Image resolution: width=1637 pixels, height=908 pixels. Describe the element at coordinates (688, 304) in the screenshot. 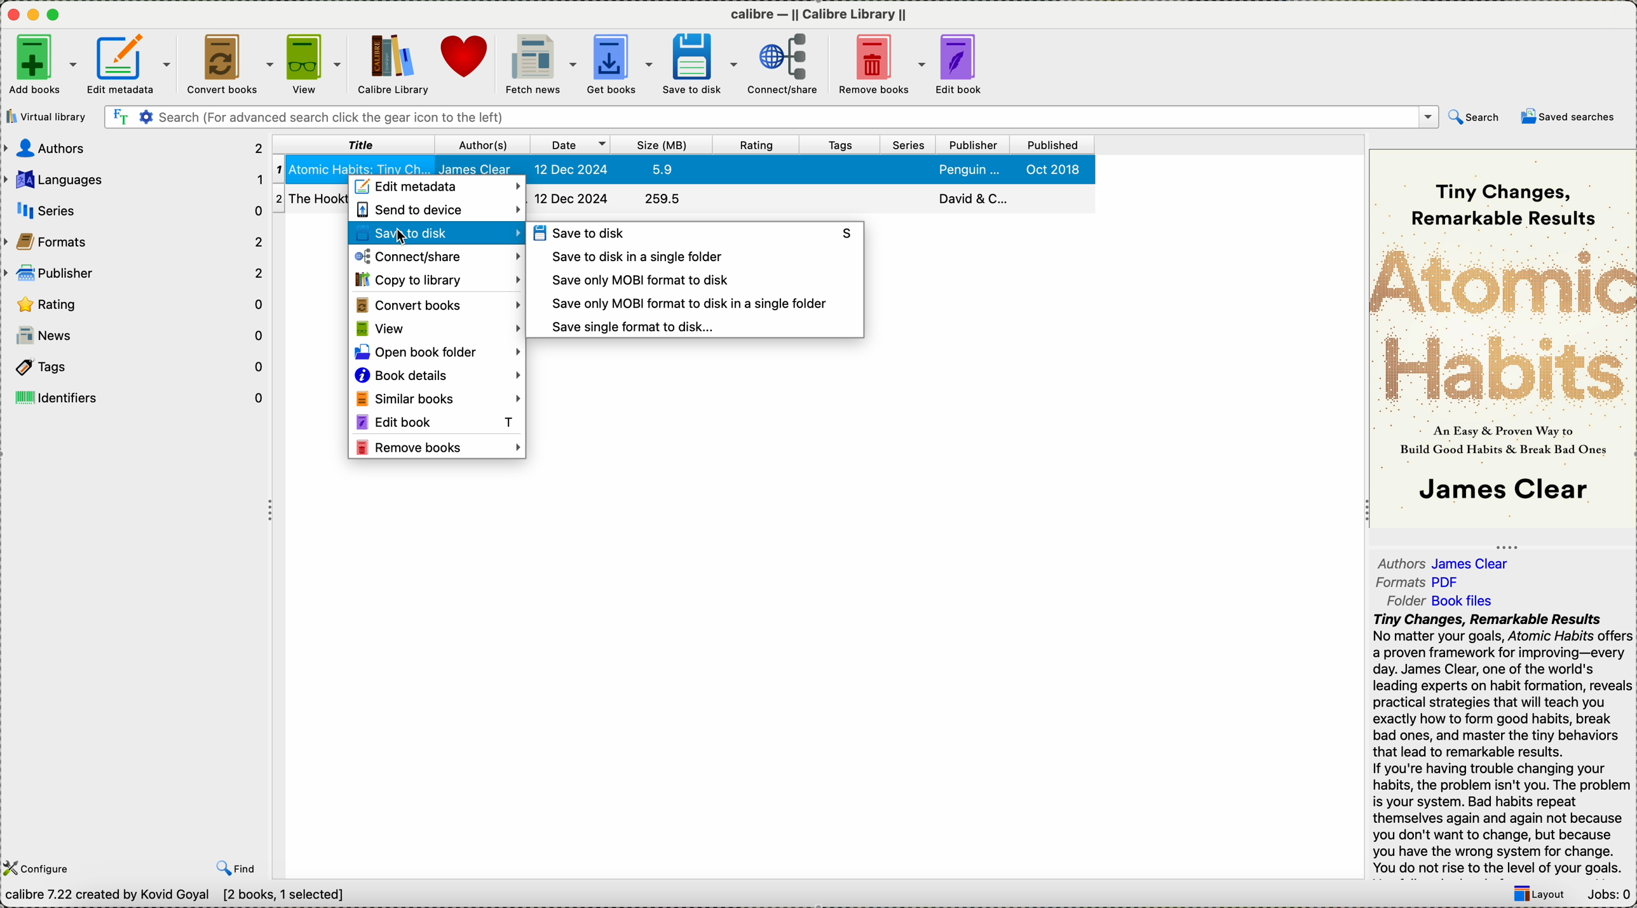

I see `save only MOBI format to disk in a single folder` at that location.